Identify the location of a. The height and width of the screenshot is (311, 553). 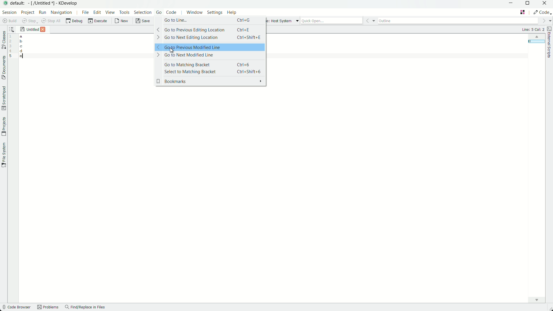
(21, 37).